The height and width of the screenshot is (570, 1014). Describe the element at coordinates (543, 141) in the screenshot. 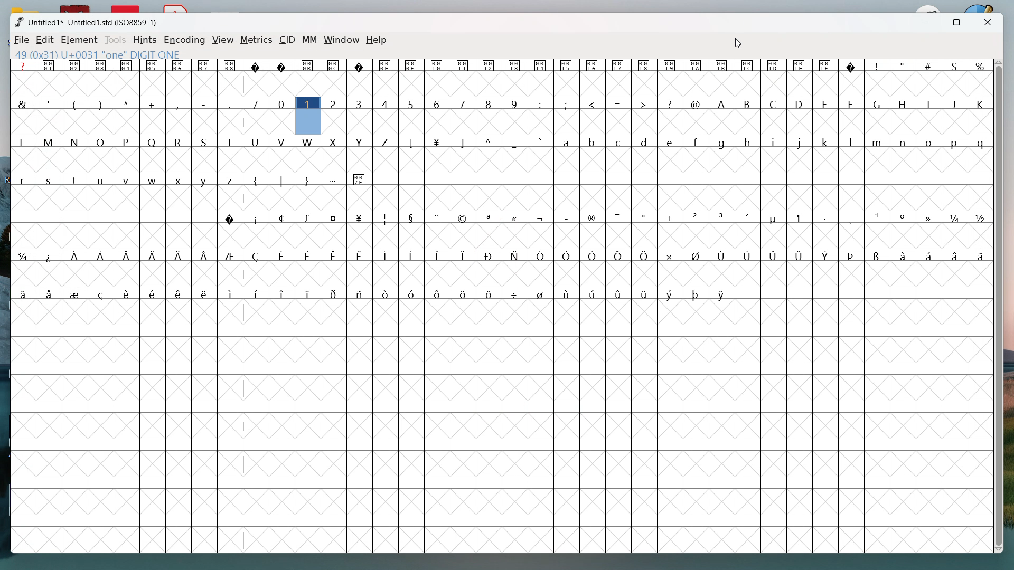

I see ``` at that location.